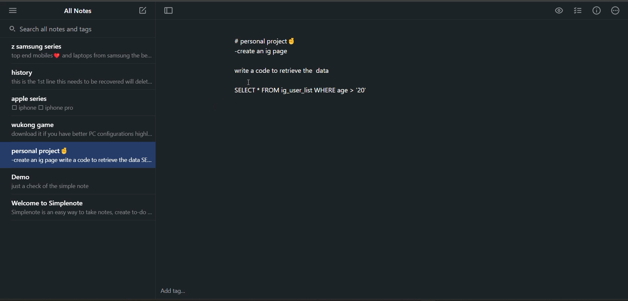 The image size is (628, 301). I want to click on note title  and preview, so click(68, 103).